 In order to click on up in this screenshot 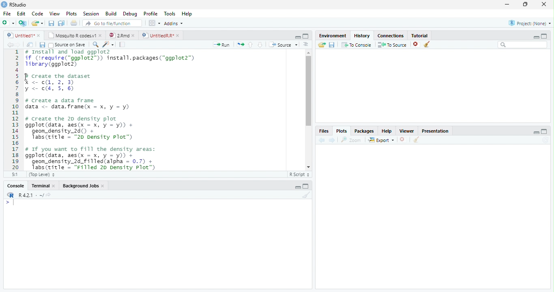, I will do `click(251, 45)`.